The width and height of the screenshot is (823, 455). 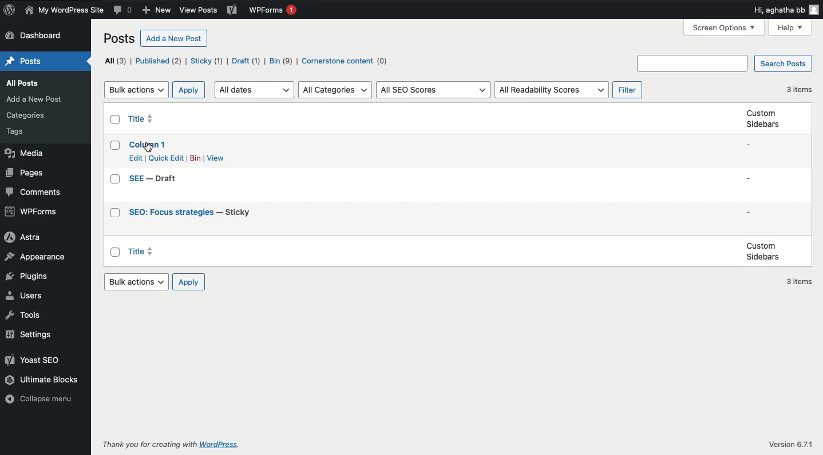 I want to click on Collapse menu, so click(x=41, y=399).